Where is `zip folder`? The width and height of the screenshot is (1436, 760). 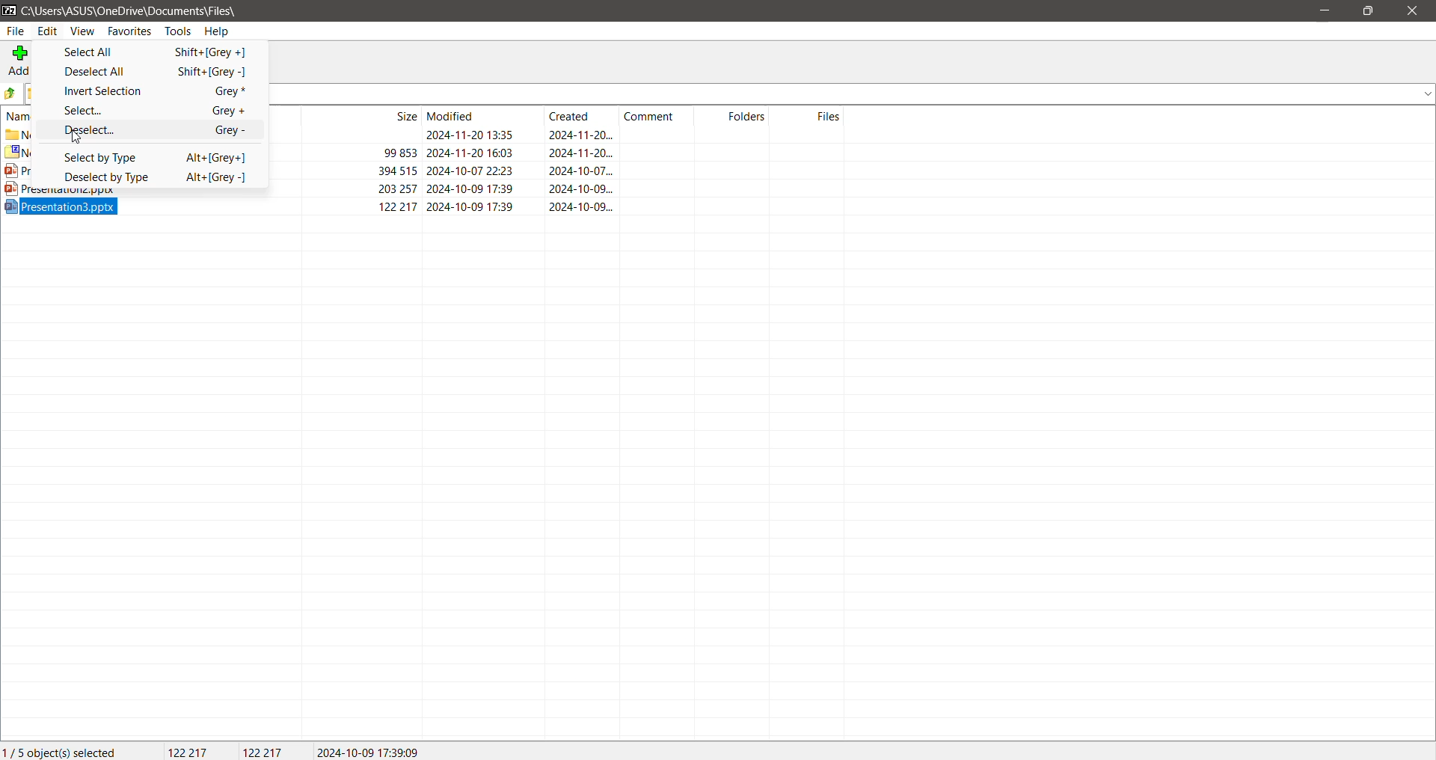
zip folder is located at coordinates (555, 151).